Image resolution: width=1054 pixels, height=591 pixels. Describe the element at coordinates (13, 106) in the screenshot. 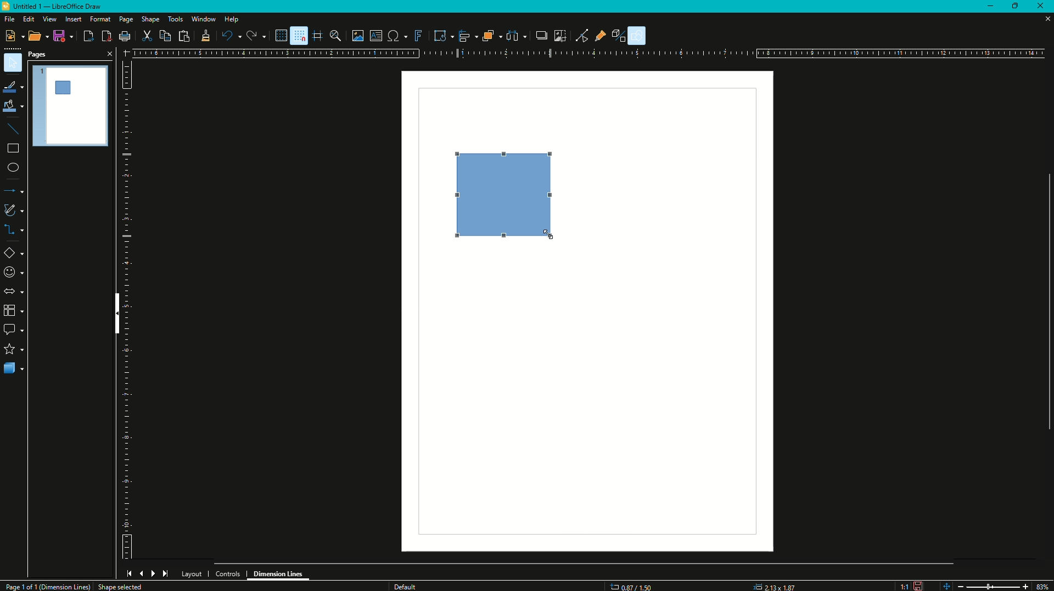

I see `Fill Color` at that location.